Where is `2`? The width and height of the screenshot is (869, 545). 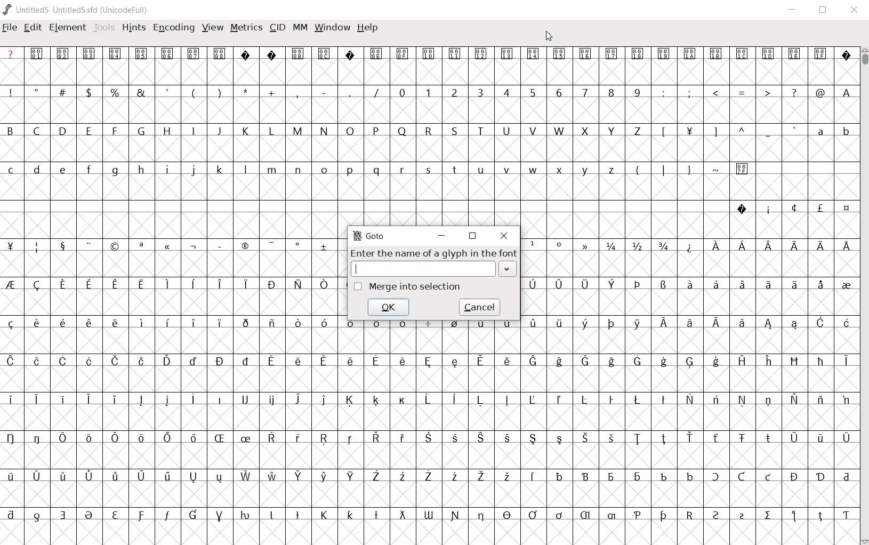 2 is located at coordinates (455, 92).